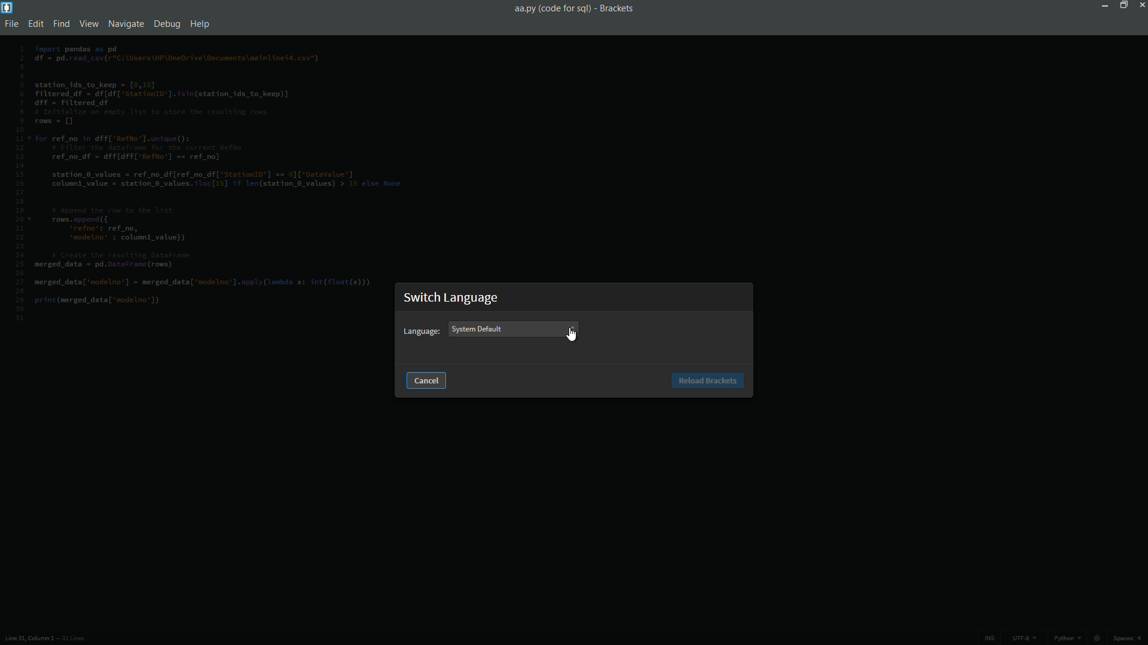  I want to click on space, so click(1131, 639).